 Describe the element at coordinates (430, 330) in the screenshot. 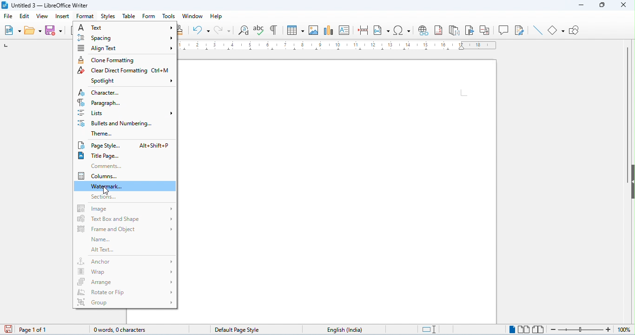

I see `standard selection` at that location.